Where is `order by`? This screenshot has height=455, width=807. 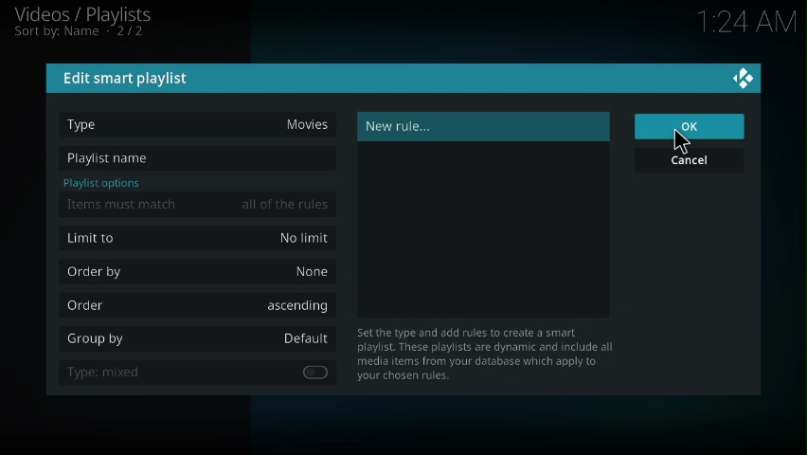 order by is located at coordinates (94, 272).